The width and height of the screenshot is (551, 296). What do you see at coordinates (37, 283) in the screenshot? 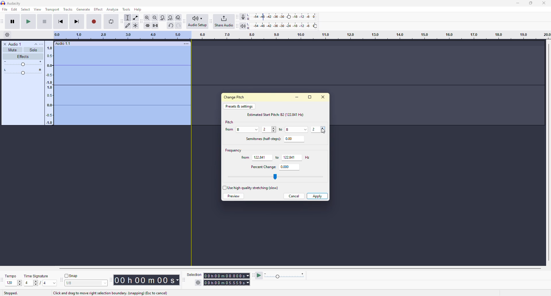
I see `select` at bounding box center [37, 283].